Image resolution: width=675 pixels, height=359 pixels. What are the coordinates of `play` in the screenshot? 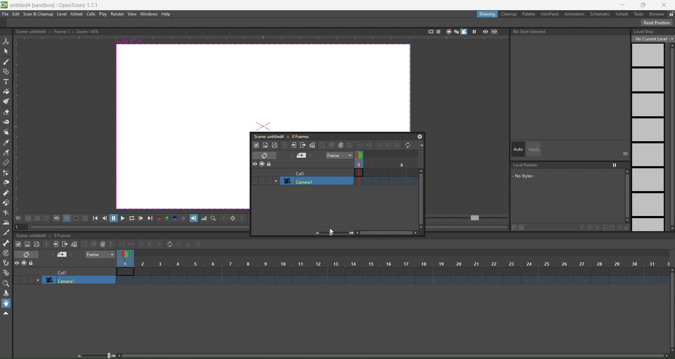 It's located at (103, 14).